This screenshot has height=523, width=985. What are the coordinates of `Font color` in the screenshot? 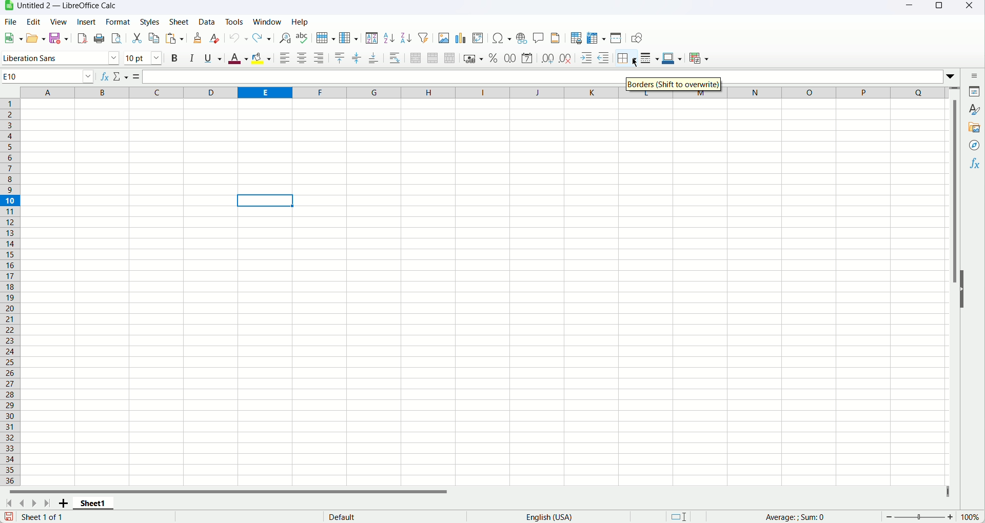 It's located at (238, 58).